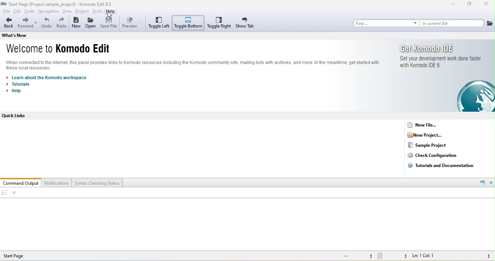 The width and height of the screenshot is (495, 261). What do you see at coordinates (470, 5) in the screenshot?
I see `maximize` at bounding box center [470, 5].